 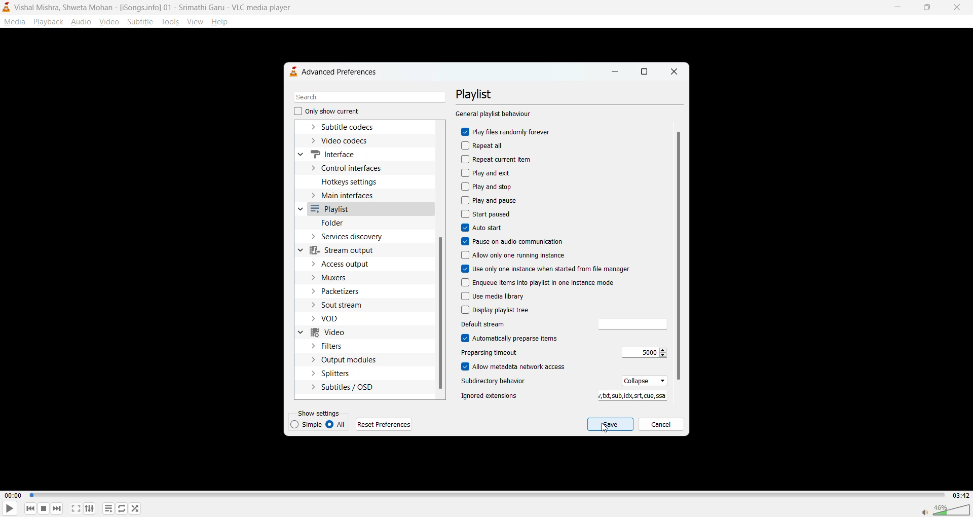 I want to click on previous, so click(x=31, y=508).